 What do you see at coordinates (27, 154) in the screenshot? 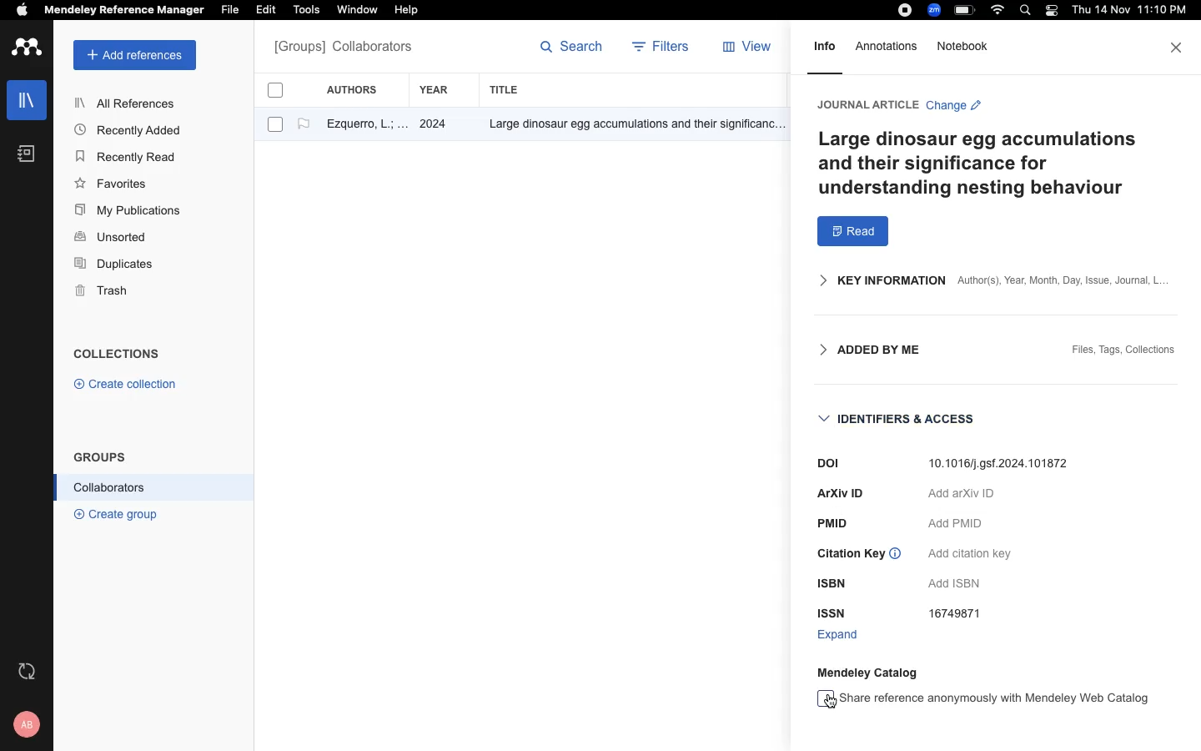
I see `notebook` at bounding box center [27, 154].